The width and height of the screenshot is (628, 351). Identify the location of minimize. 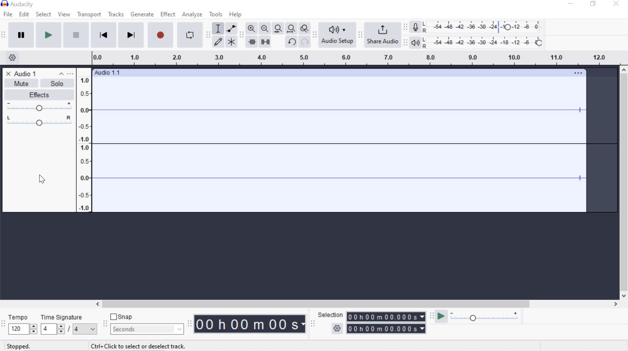
(571, 5).